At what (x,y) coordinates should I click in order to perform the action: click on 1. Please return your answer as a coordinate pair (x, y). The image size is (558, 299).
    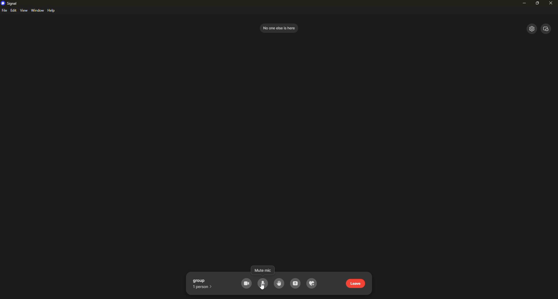
    Looking at the image, I should click on (203, 287).